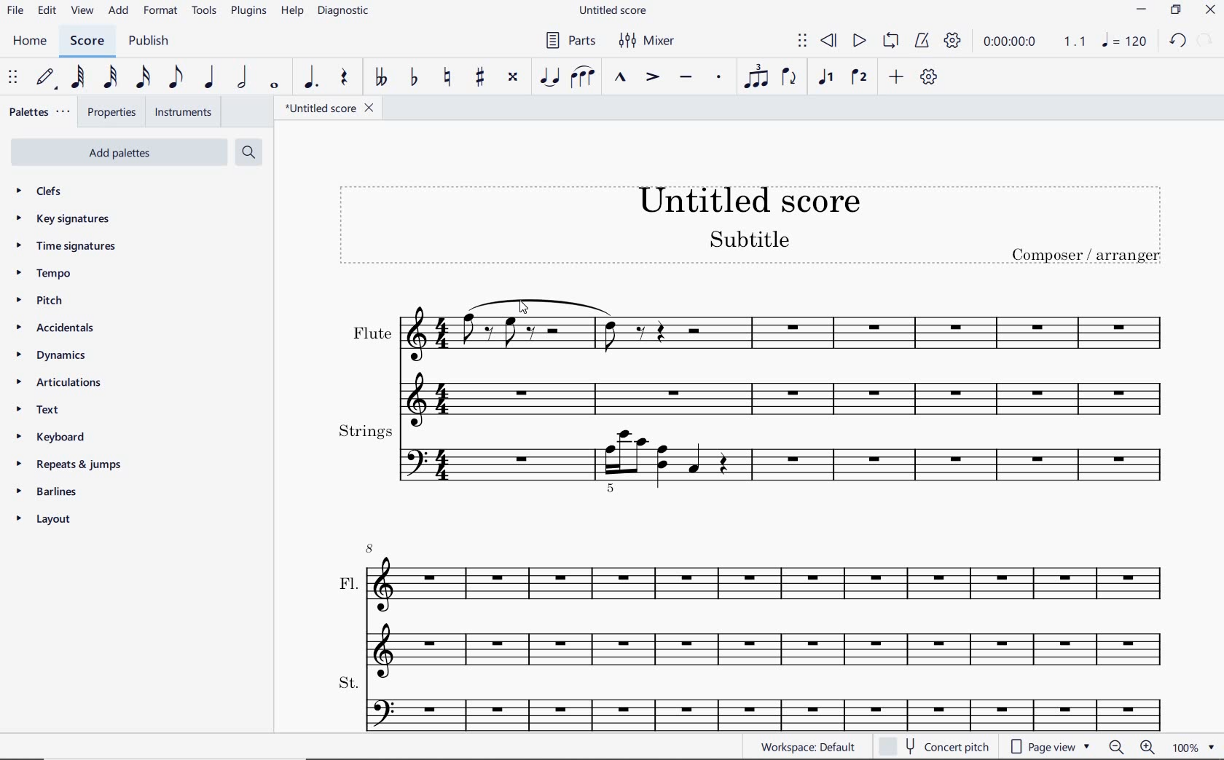  What do you see at coordinates (413, 79) in the screenshot?
I see `TOGGLE FLAT` at bounding box center [413, 79].